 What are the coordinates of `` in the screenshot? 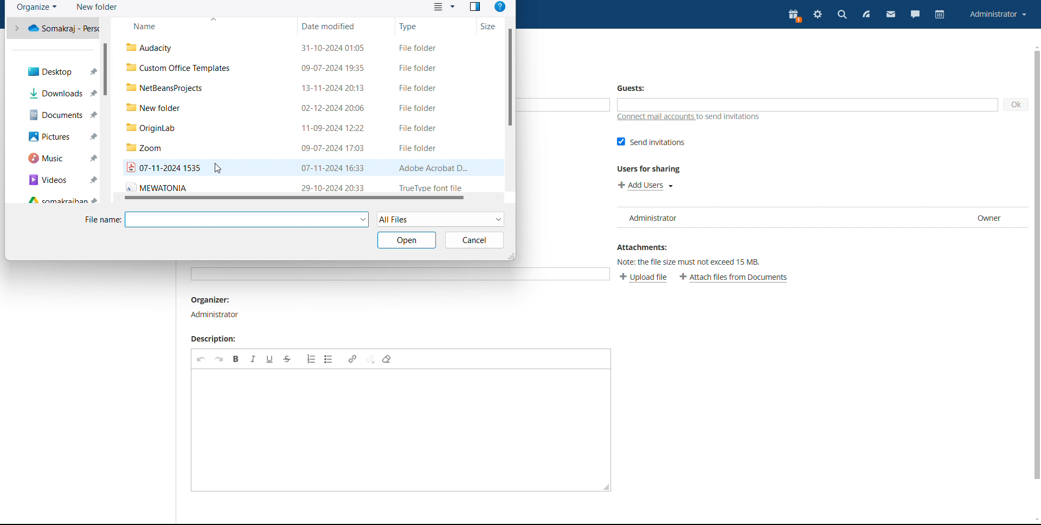 It's located at (298, 169).